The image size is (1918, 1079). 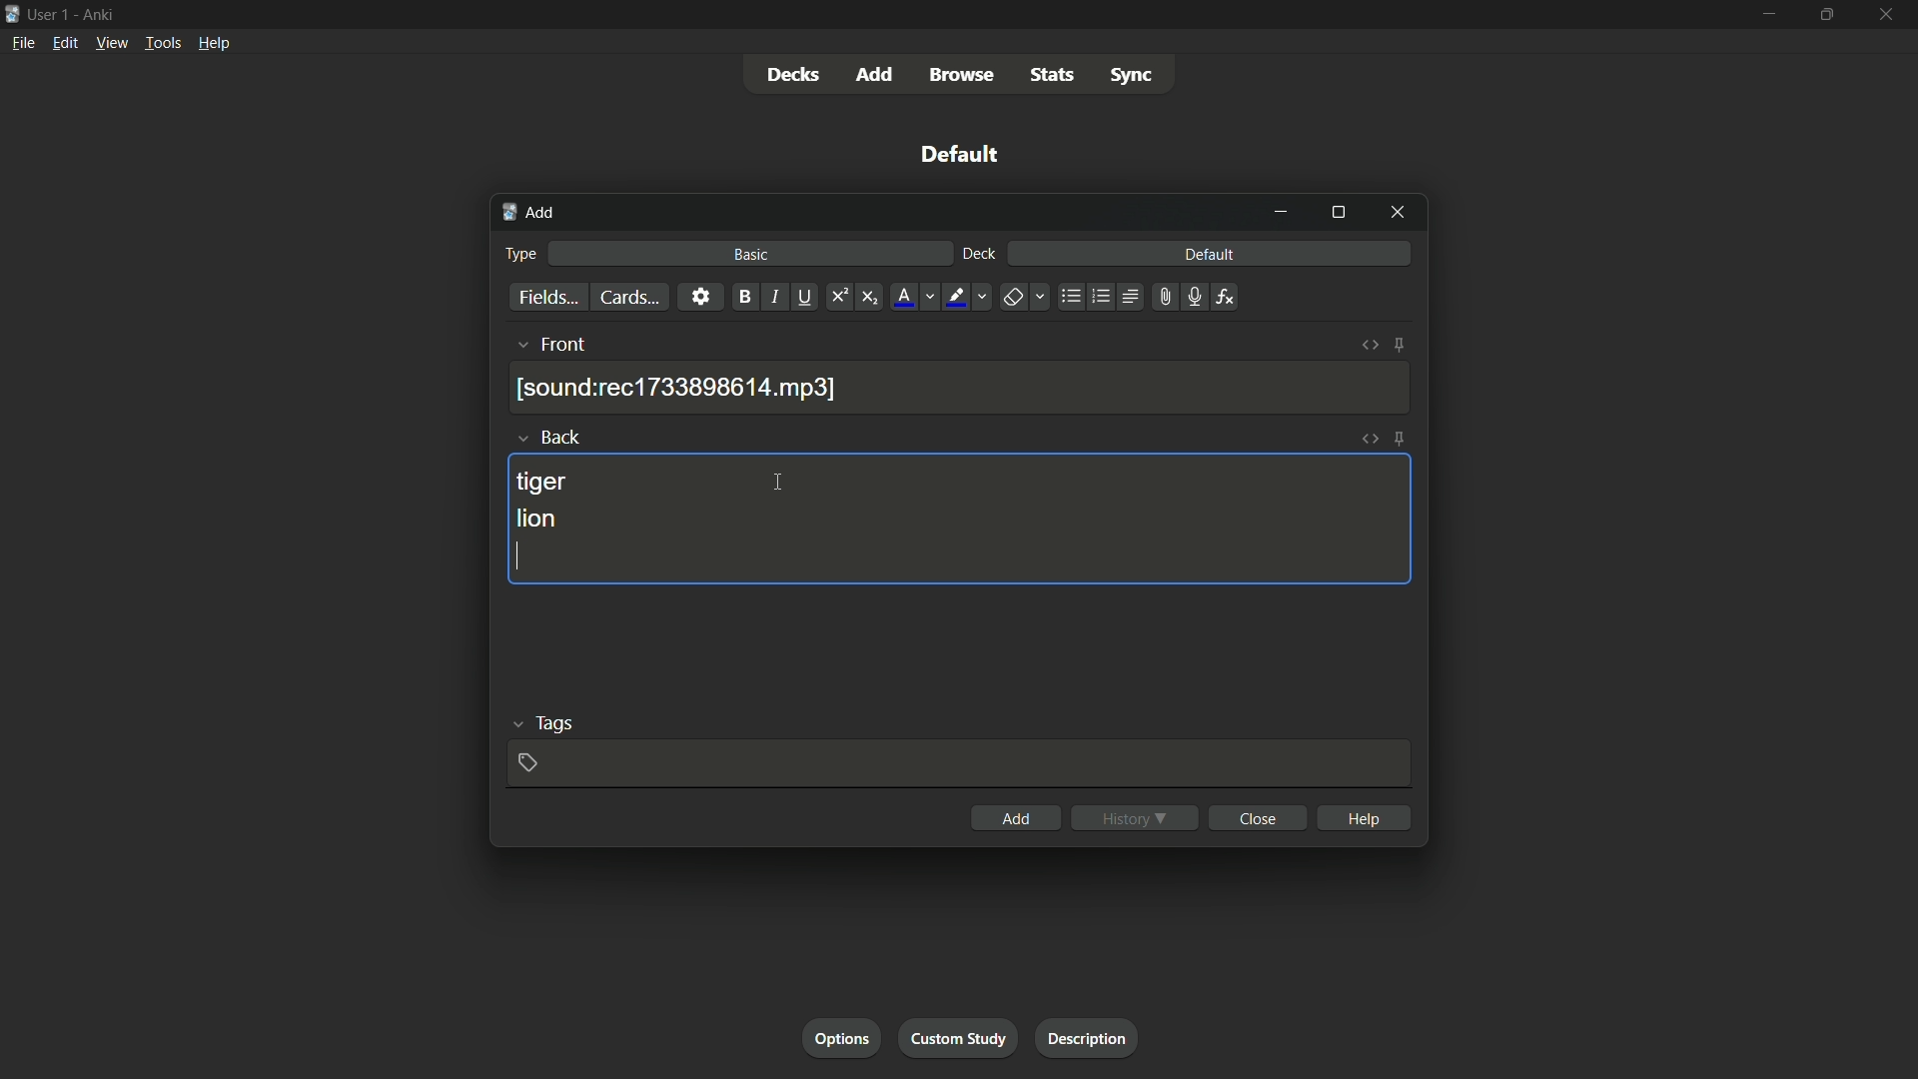 What do you see at coordinates (1284, 212) in the screenshot?
I see `minimize` at bounding box center [1284, 212].